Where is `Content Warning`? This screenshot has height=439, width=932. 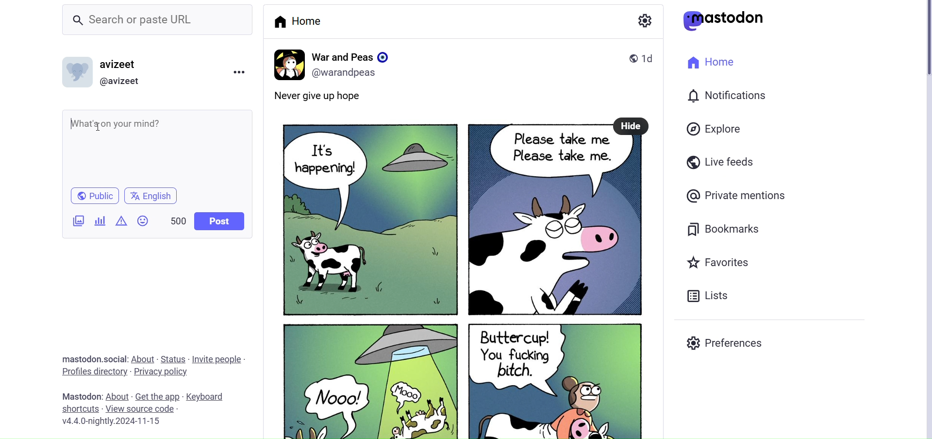
Content Warning is located at coordinates (119, 221).